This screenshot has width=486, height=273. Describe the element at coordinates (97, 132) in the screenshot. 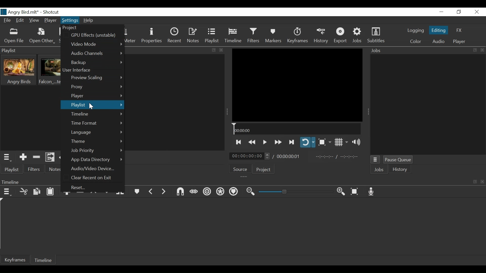

I see `Language` at that location.